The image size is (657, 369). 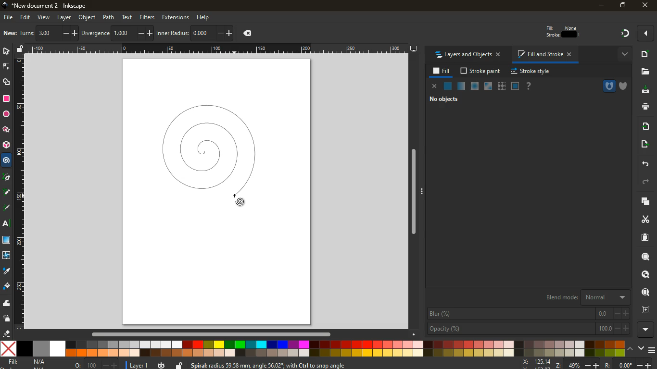 What do you see at coordinates (127, 17) in the screenshot?
I see `text` at bounding box center [127, 17].